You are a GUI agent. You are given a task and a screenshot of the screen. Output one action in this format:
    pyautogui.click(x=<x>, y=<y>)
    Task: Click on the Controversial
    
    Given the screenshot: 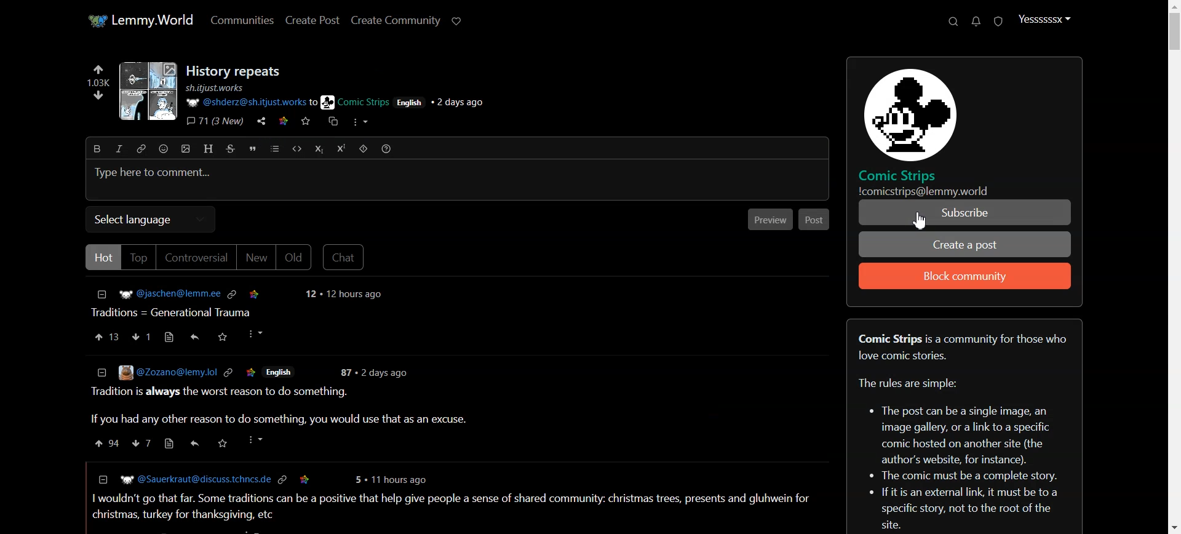 What is the action you would take?
    pyautogui.click(x=196, y=258)
    